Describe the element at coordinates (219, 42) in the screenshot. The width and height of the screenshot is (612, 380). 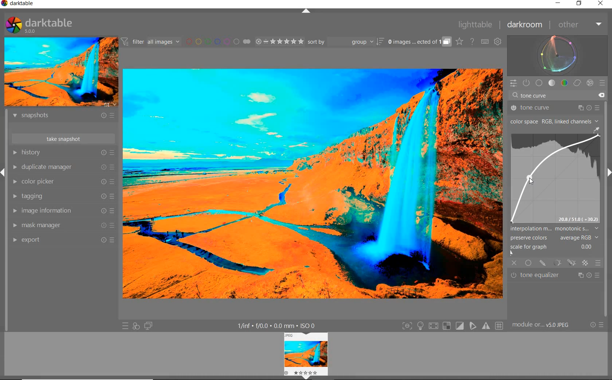
I see `FILTER BY IMAGE COLOR LABEL` at that location.